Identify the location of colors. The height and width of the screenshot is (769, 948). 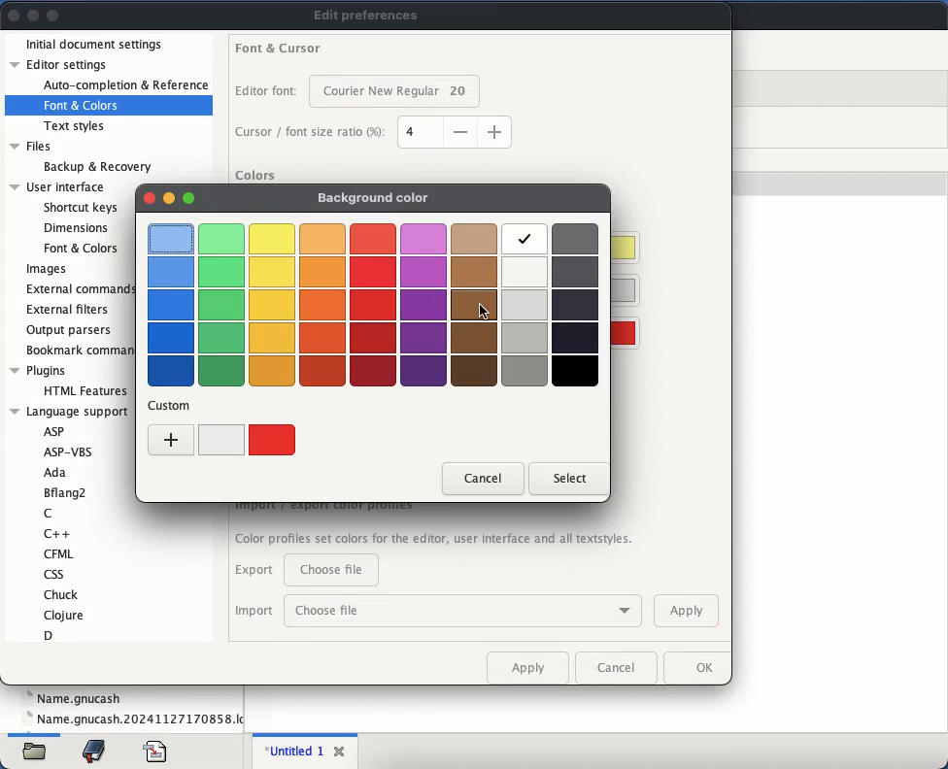
(255, 177).